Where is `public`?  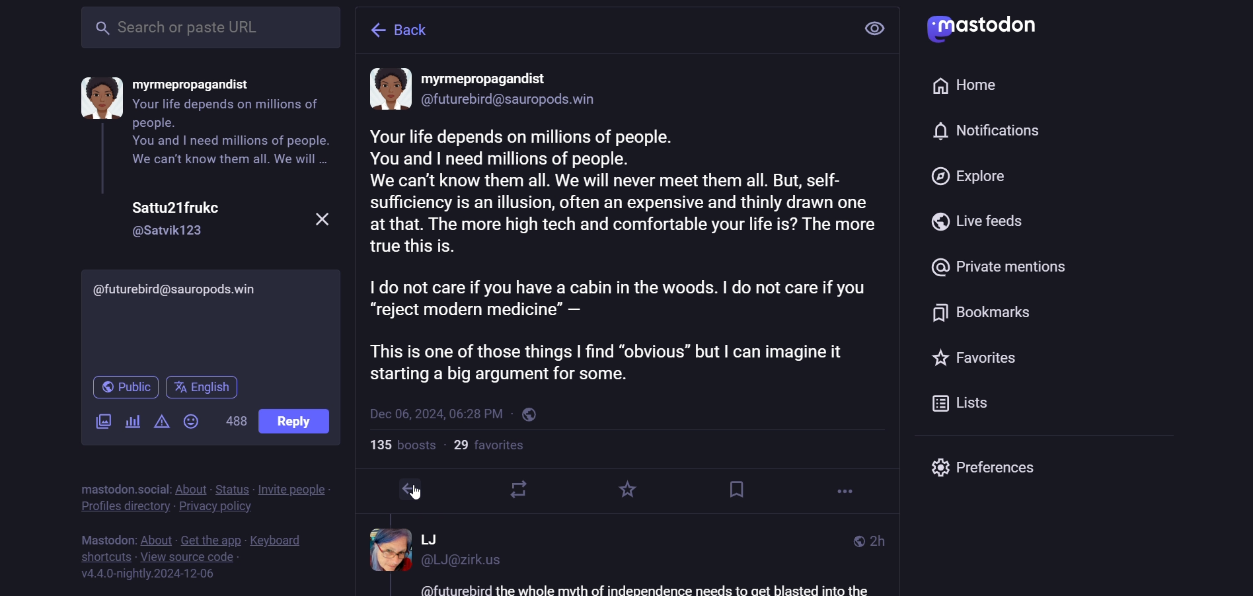 public is located at coordinates (123, 387).